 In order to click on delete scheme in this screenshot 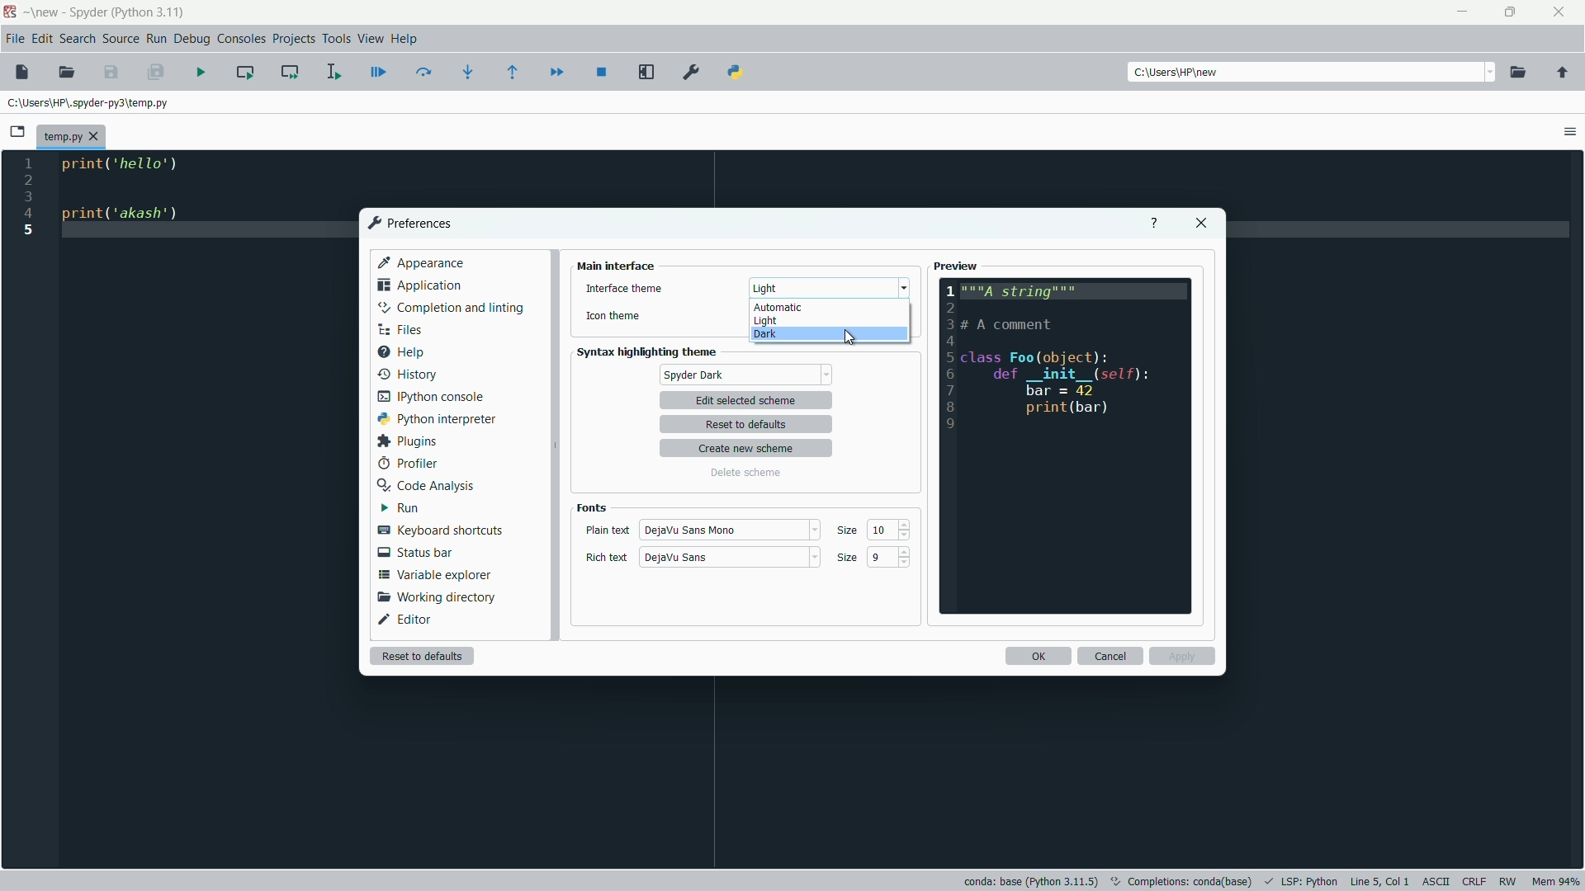, I will do `click(745, 473)`.